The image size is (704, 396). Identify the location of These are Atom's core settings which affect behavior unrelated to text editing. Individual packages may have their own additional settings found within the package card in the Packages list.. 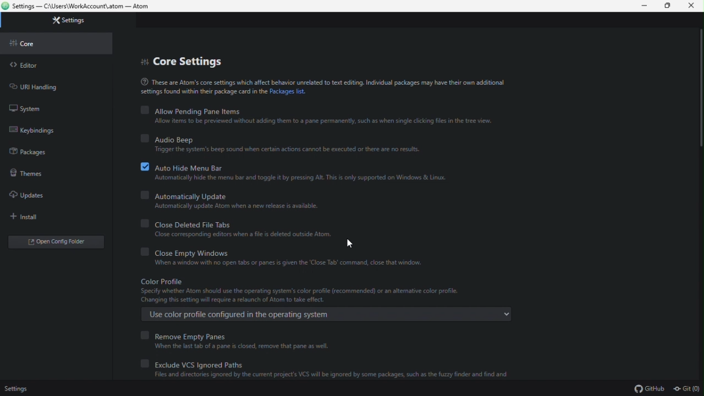
(317, 87).